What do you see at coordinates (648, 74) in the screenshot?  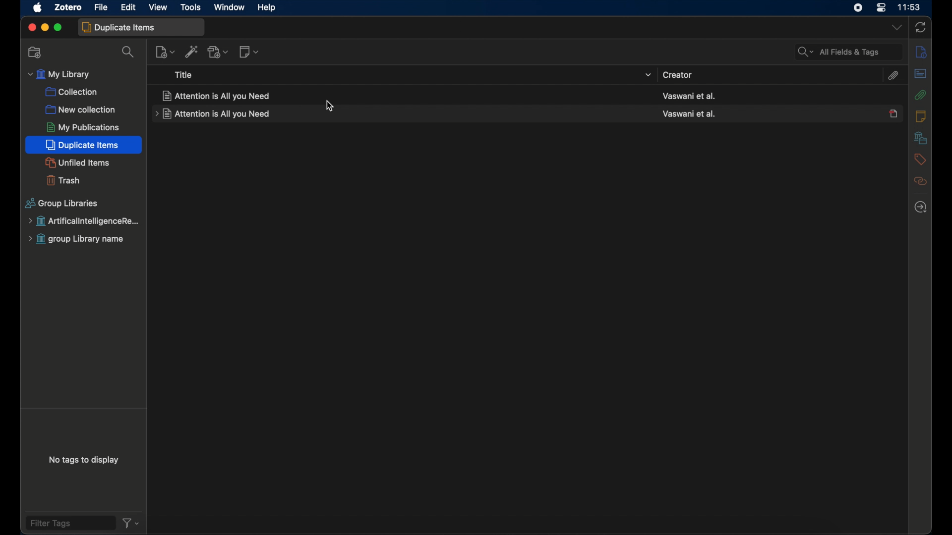 I see `drodown` at bounding box center [648, 74].